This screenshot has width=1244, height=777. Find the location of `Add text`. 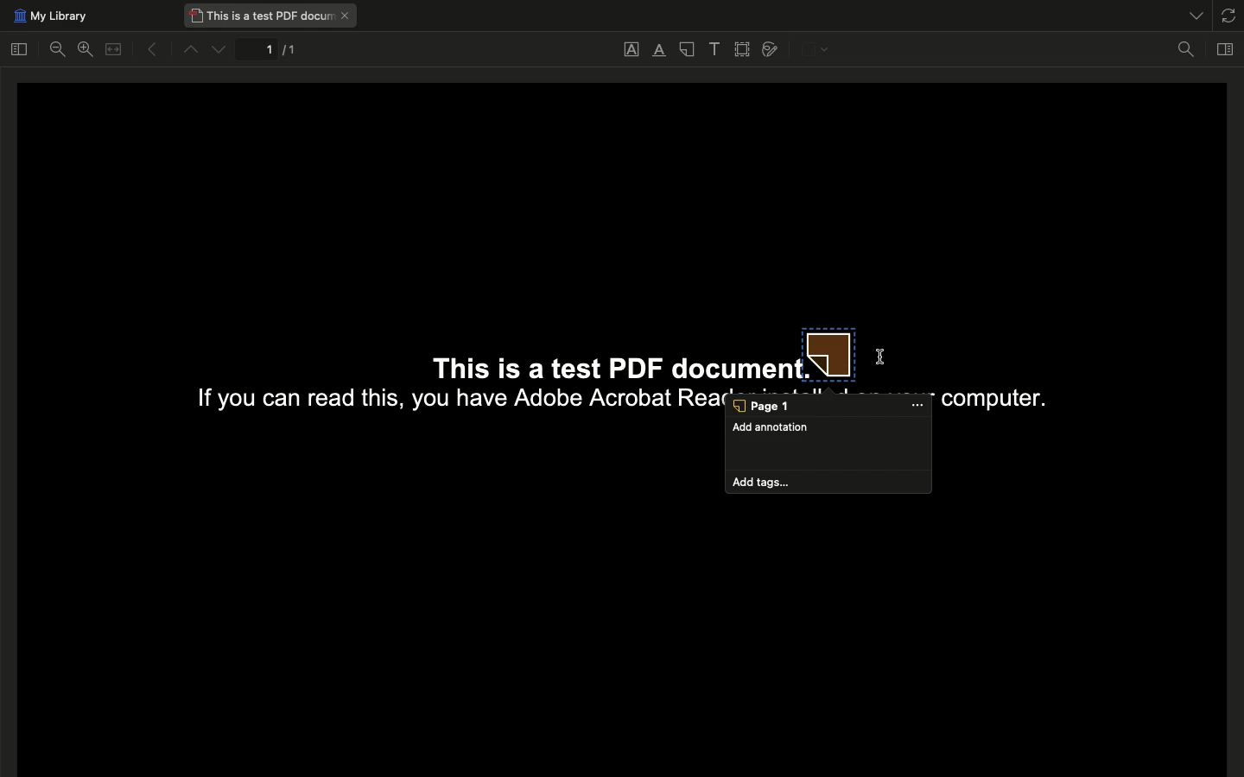

Add text is located at coordinates (714, 50).